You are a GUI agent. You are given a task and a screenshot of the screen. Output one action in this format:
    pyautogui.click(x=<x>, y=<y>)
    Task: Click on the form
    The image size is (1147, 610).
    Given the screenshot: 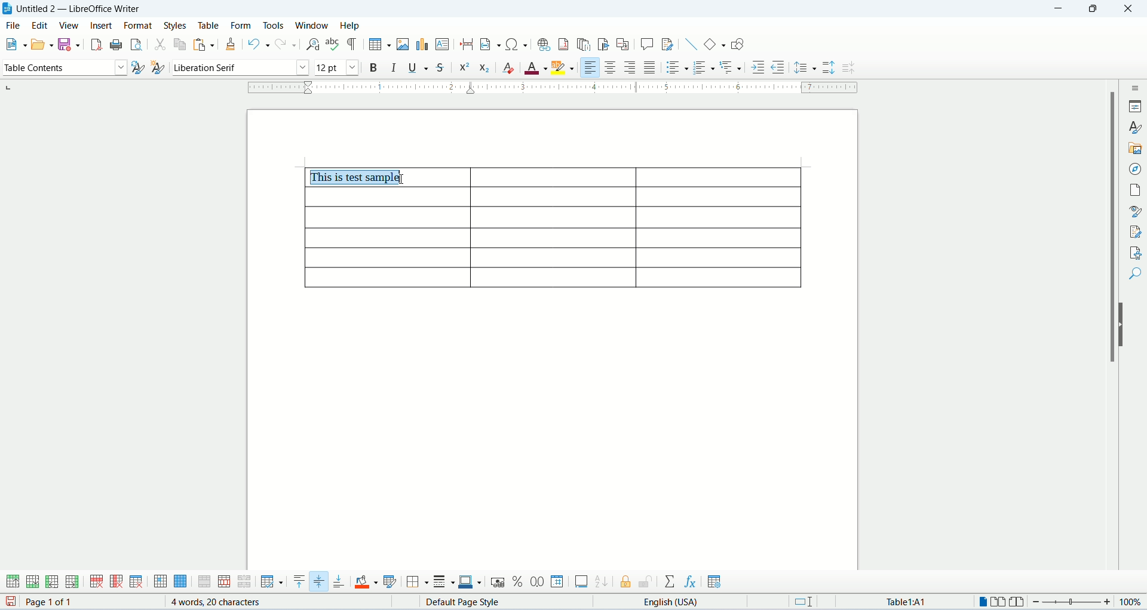 What is the action you would take?
    pyautogui.click(x=244, y=26)
    